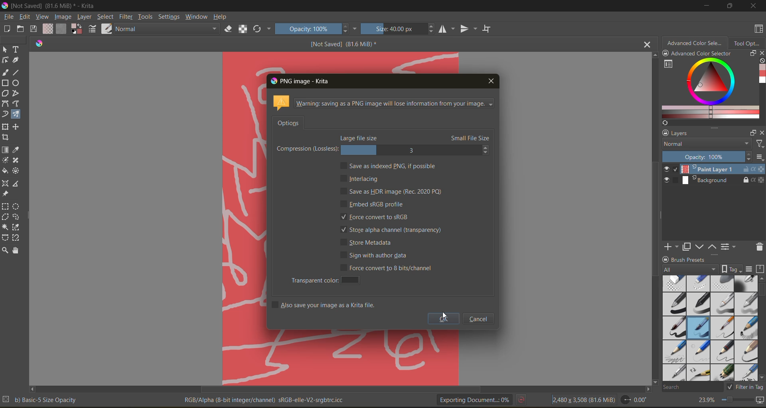 The width and height of the screenshot is (766, 408). Describe the element at coordinates (583, 399) in the screenshot. I see `image metadata` at that location.